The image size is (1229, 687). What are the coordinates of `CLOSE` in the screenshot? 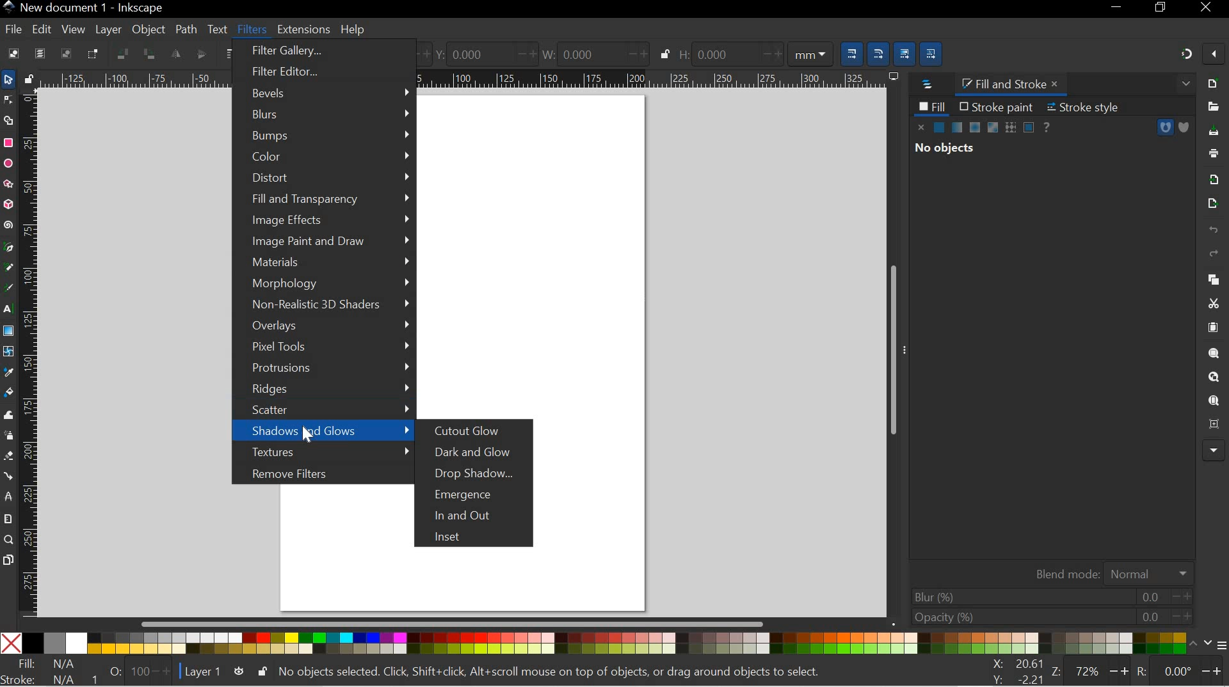 It's located at (1209, 8).